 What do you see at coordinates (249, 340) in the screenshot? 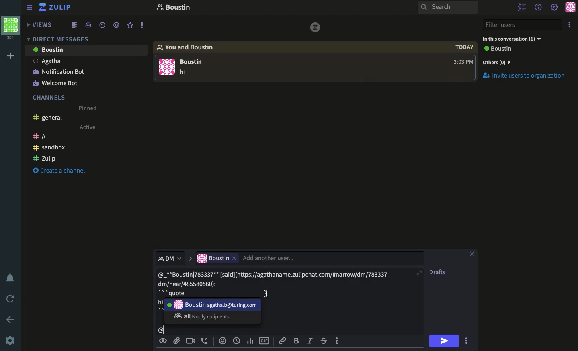
I see `Chart` at bounding box center [249, 340].